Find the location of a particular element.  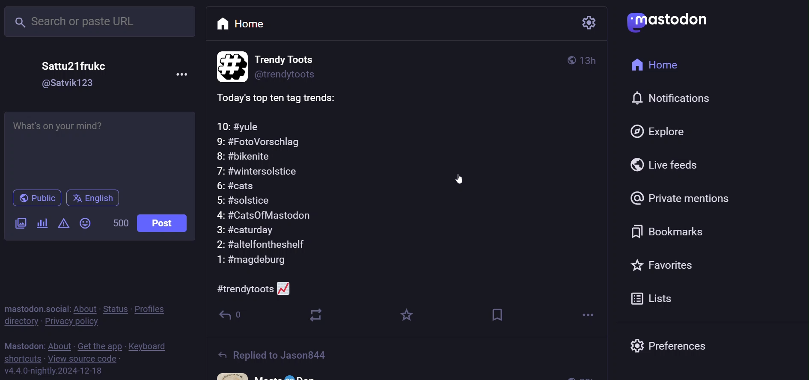

mastodon is located at coordinates (23, 343).